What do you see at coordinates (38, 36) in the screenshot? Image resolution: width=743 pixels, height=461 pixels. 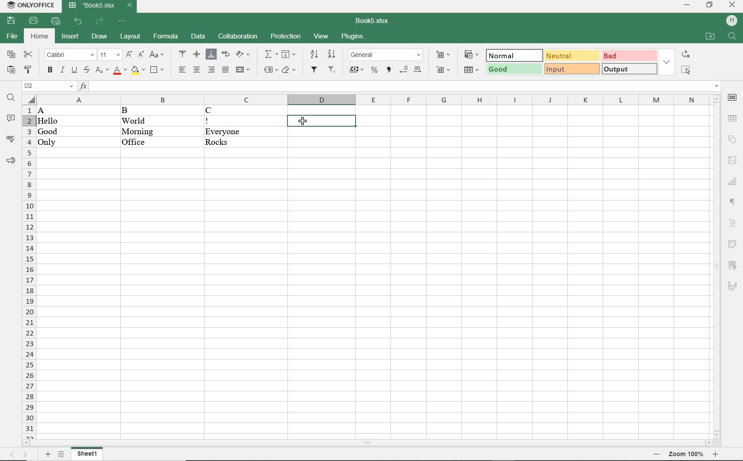 I see `HOME` at bounding box center [38, 36].